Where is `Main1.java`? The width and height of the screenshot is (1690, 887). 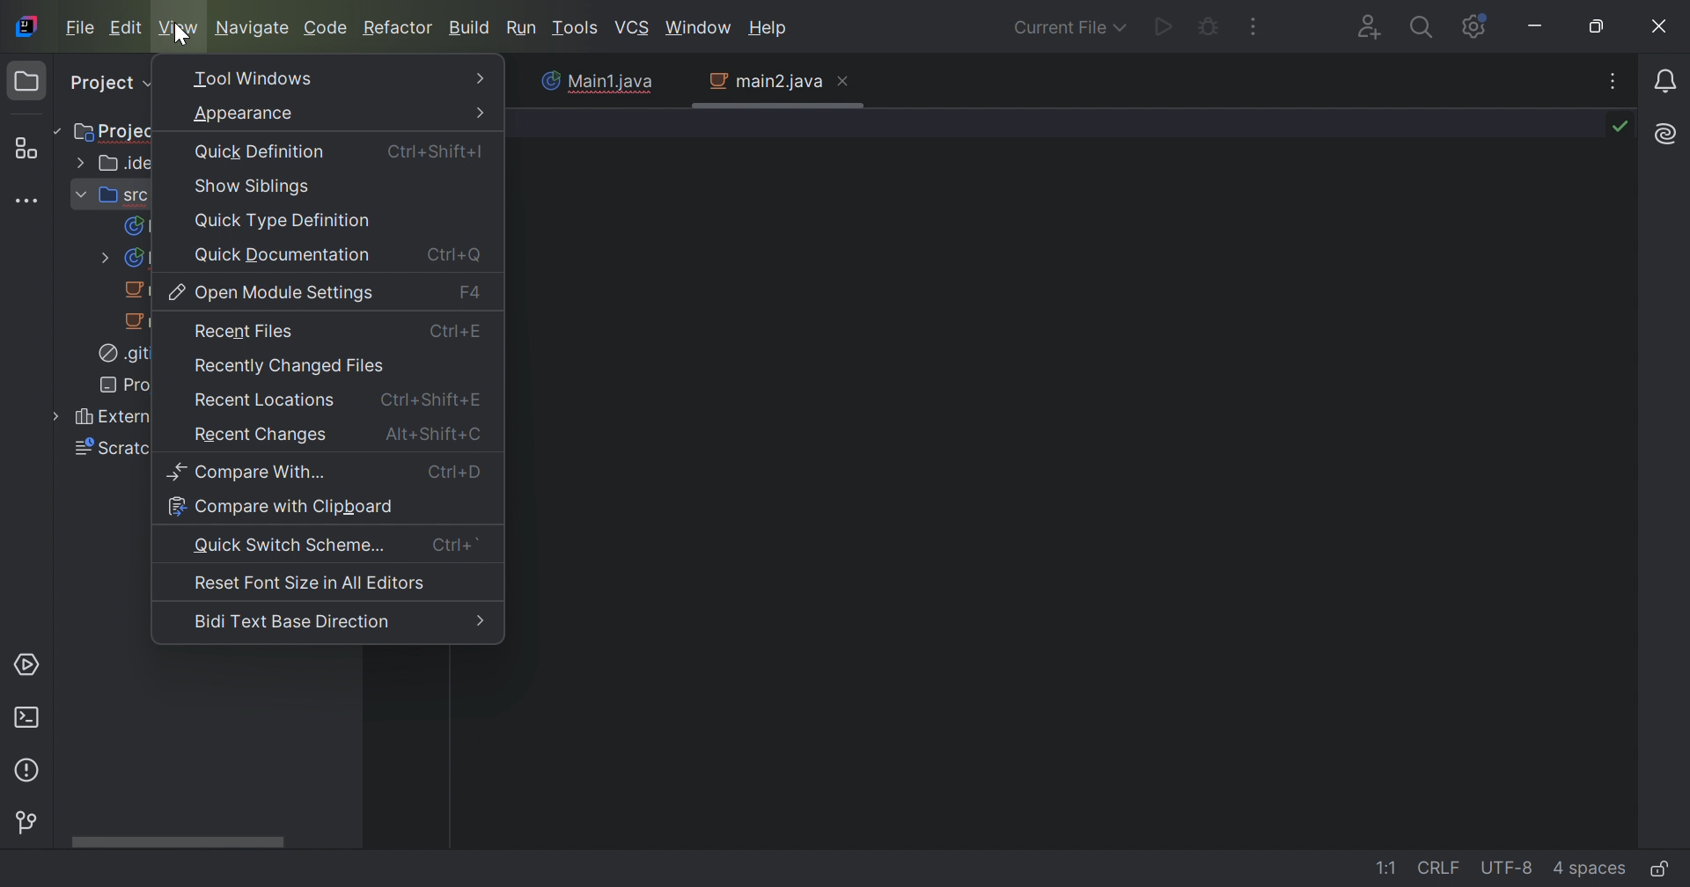
Main1.java is located at coordinates (120, 259).